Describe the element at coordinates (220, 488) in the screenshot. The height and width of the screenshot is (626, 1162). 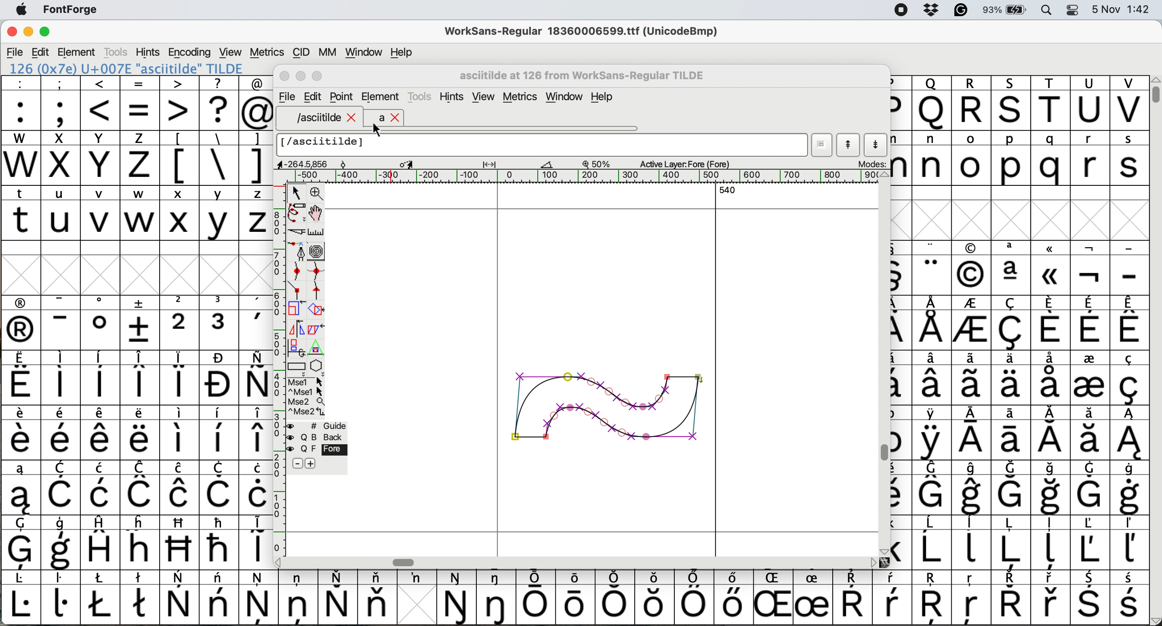
I see `symbol` at that location.